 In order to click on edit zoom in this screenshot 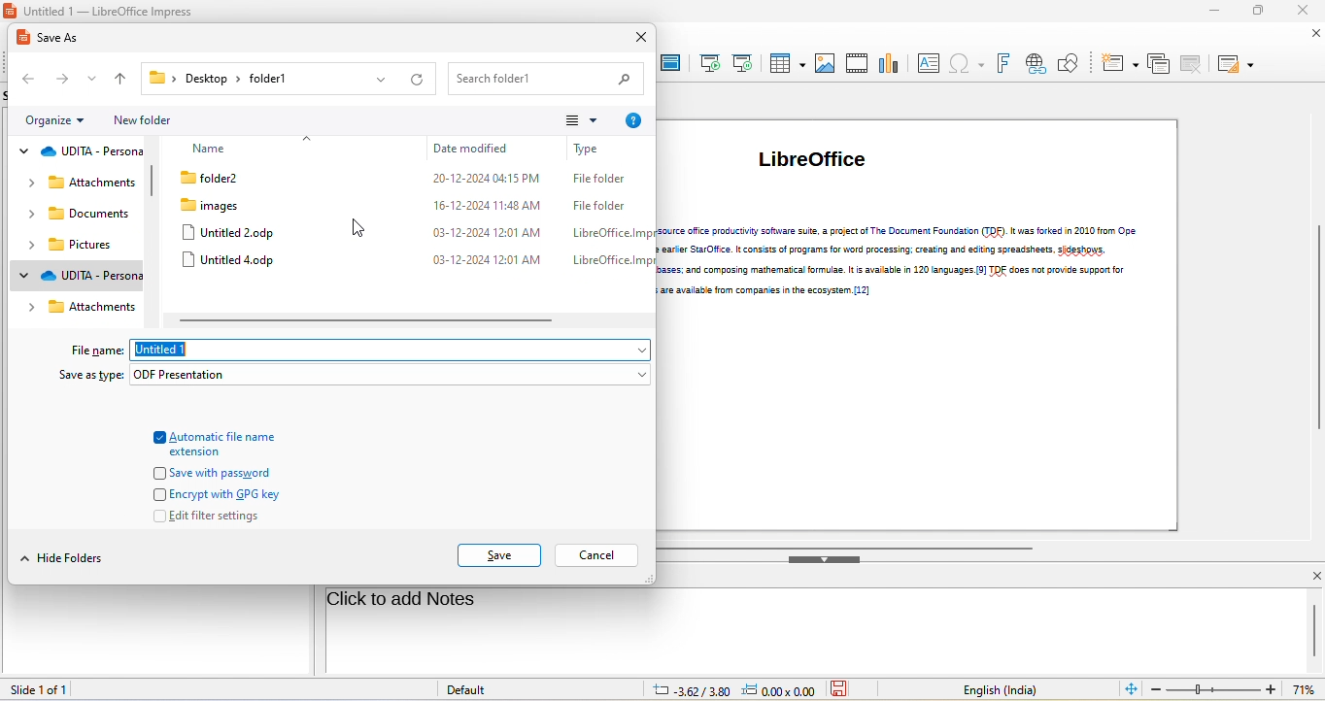, I will do `click(1213, 690)`.